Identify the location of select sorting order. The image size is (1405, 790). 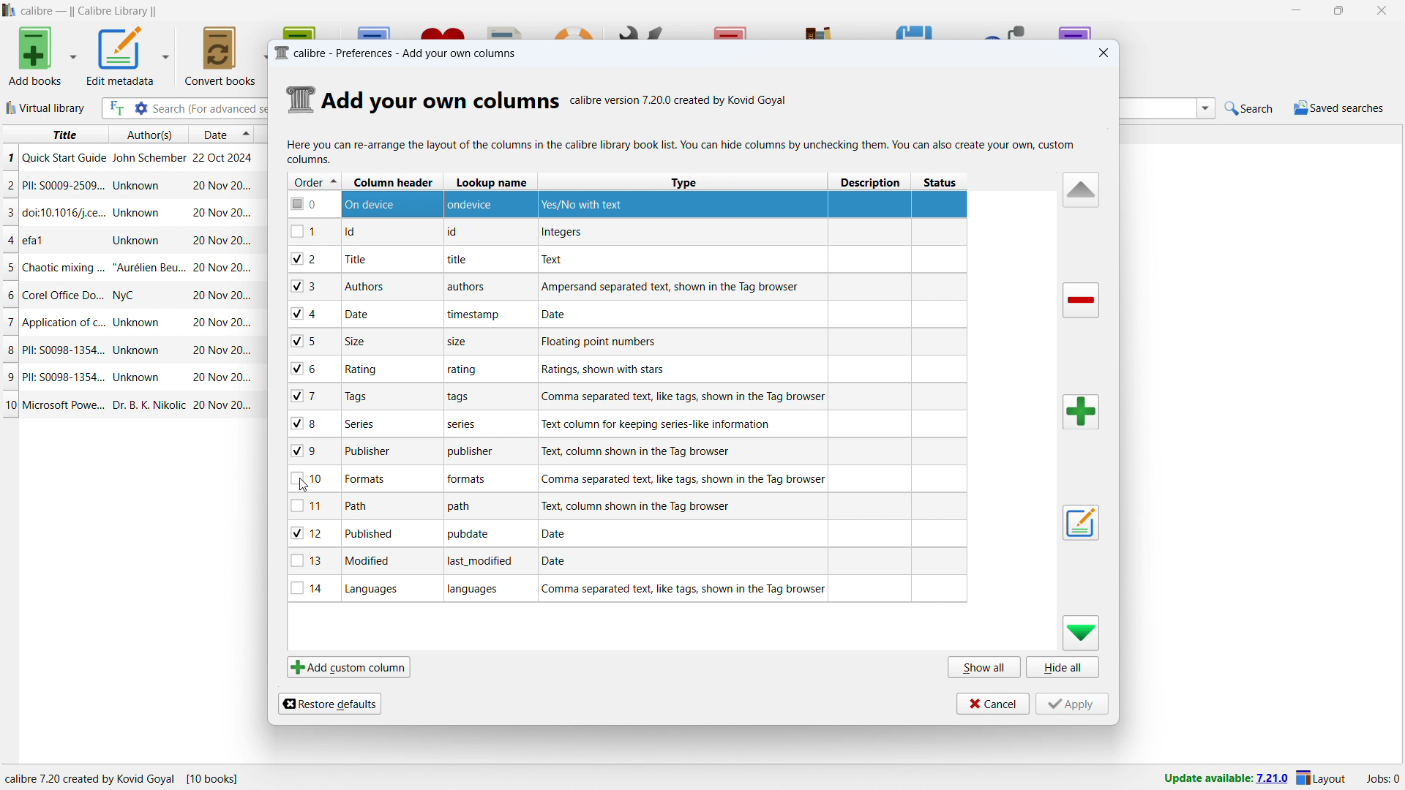
(247, 136).